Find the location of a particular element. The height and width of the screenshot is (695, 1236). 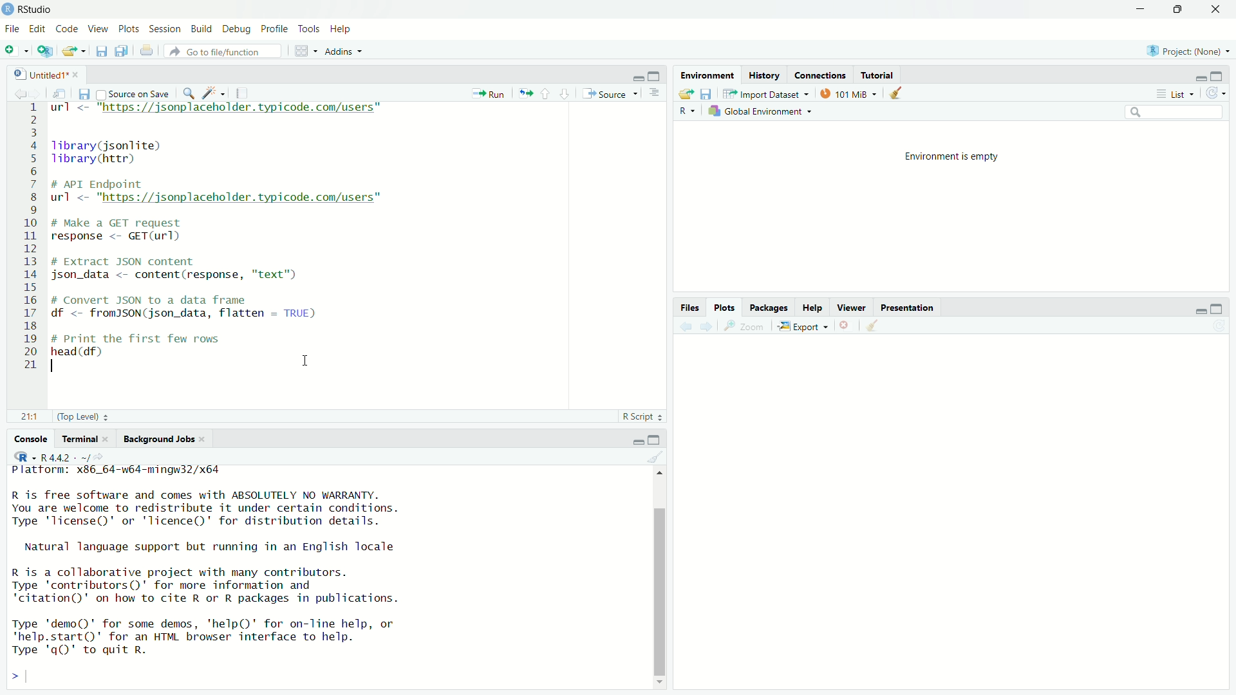

Clear objects is located at coordinates (873, 327).